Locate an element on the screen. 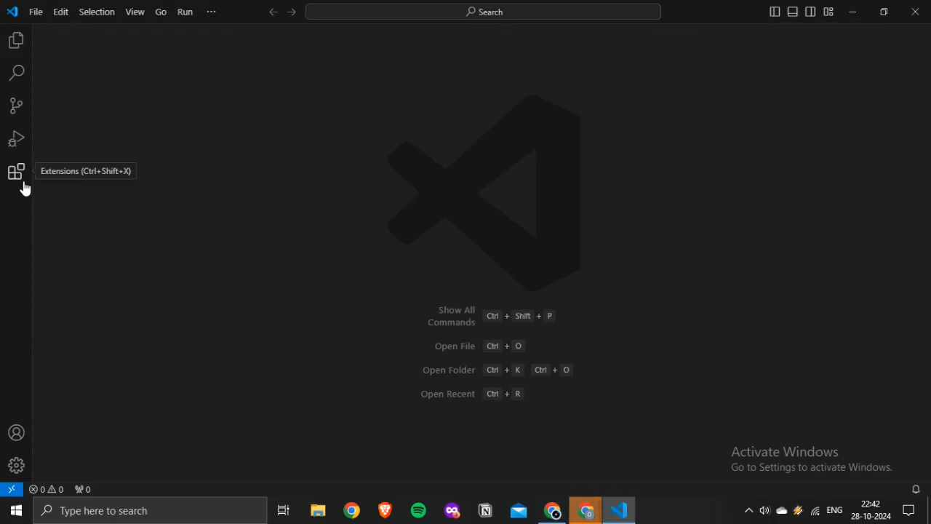 The height and width of the screenshot is (524, 931). Open Folder Ctrl + K Ctrl + O is located at coordinates (497, 370).